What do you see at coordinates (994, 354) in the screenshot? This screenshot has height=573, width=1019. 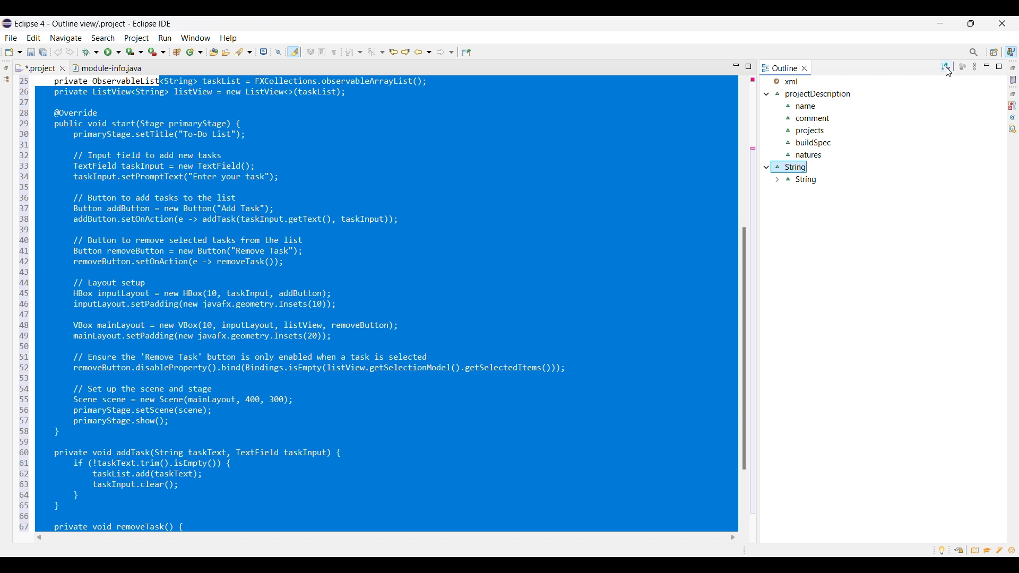 I see `Vertical slide bar` at bounding box center [994, 354].